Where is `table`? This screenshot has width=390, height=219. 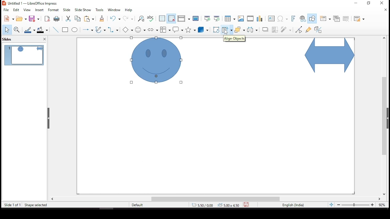 table is located at coordinates (229, 19).